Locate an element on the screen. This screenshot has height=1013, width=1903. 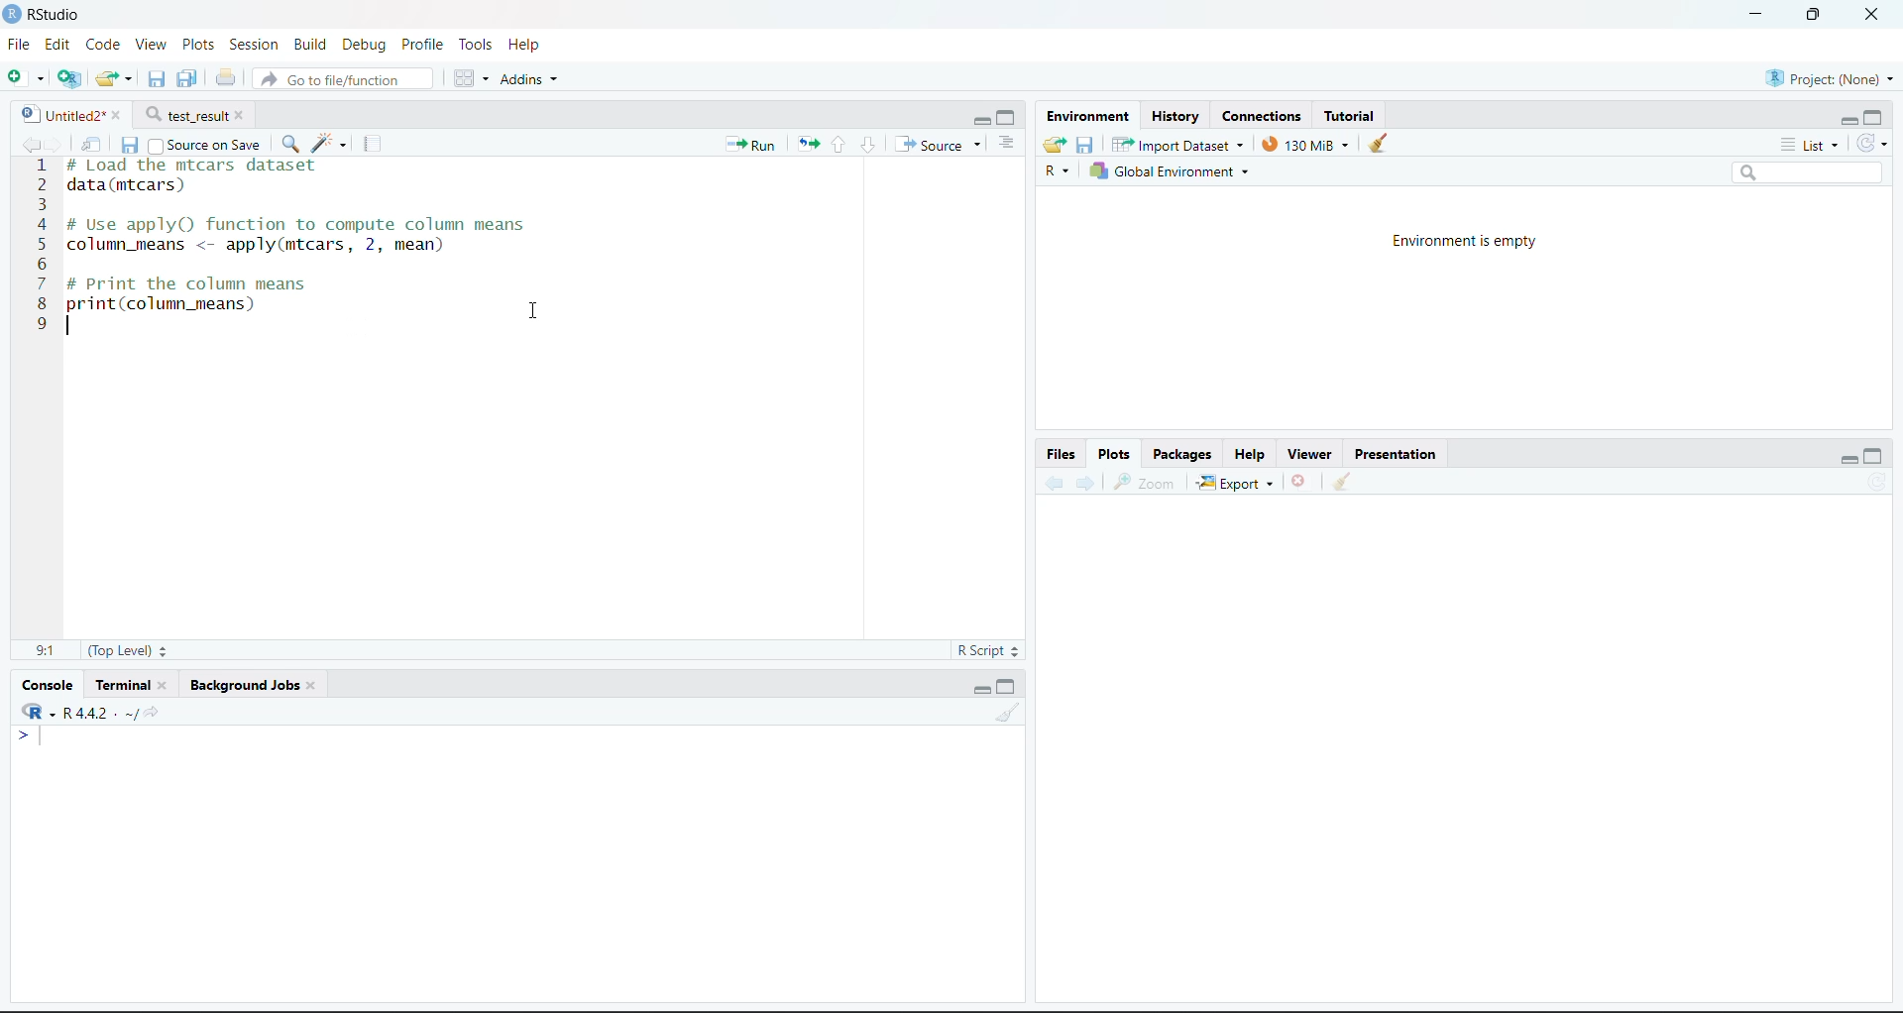
Clear console (Ctrl +L) is located at coordinates (1004, 711).